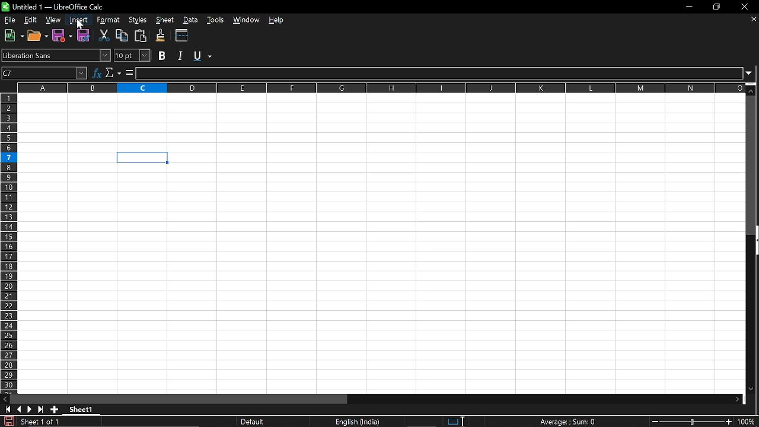  Describe the element at coordinates (39, 421) in the screenshot. I see `Current sheet` at that location.